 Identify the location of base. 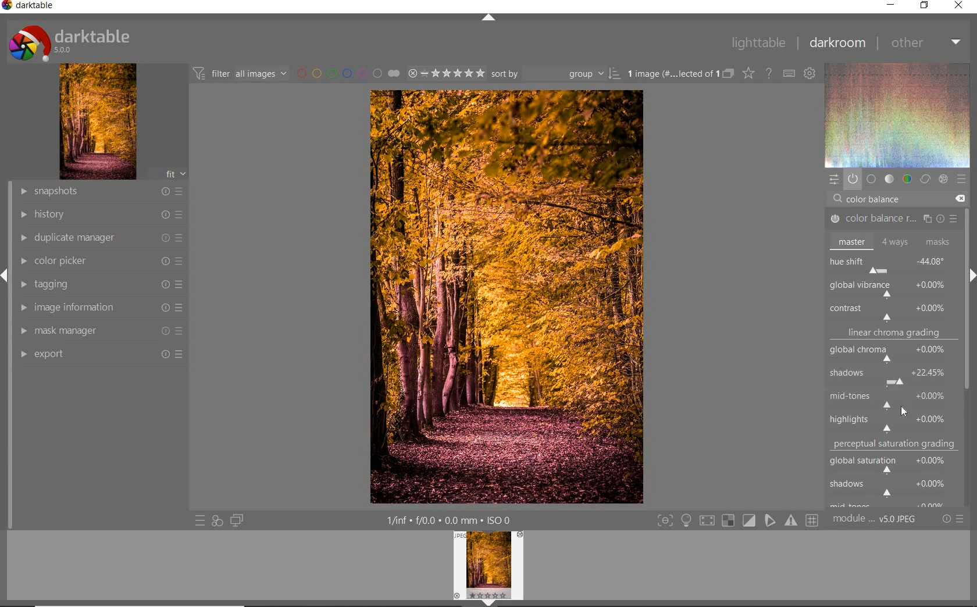
(871, 179).